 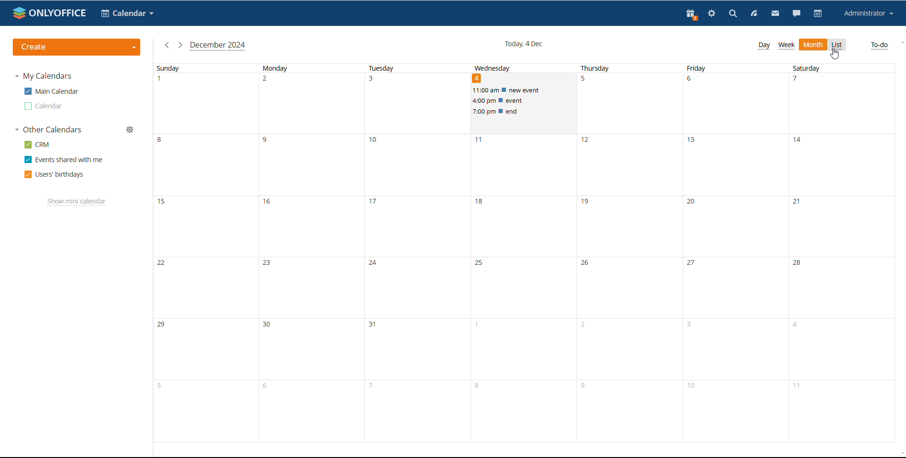 What do you see at coordinates (43, 76) in the screenshot?
I see `my calendar` at bounding box center [43, 76].